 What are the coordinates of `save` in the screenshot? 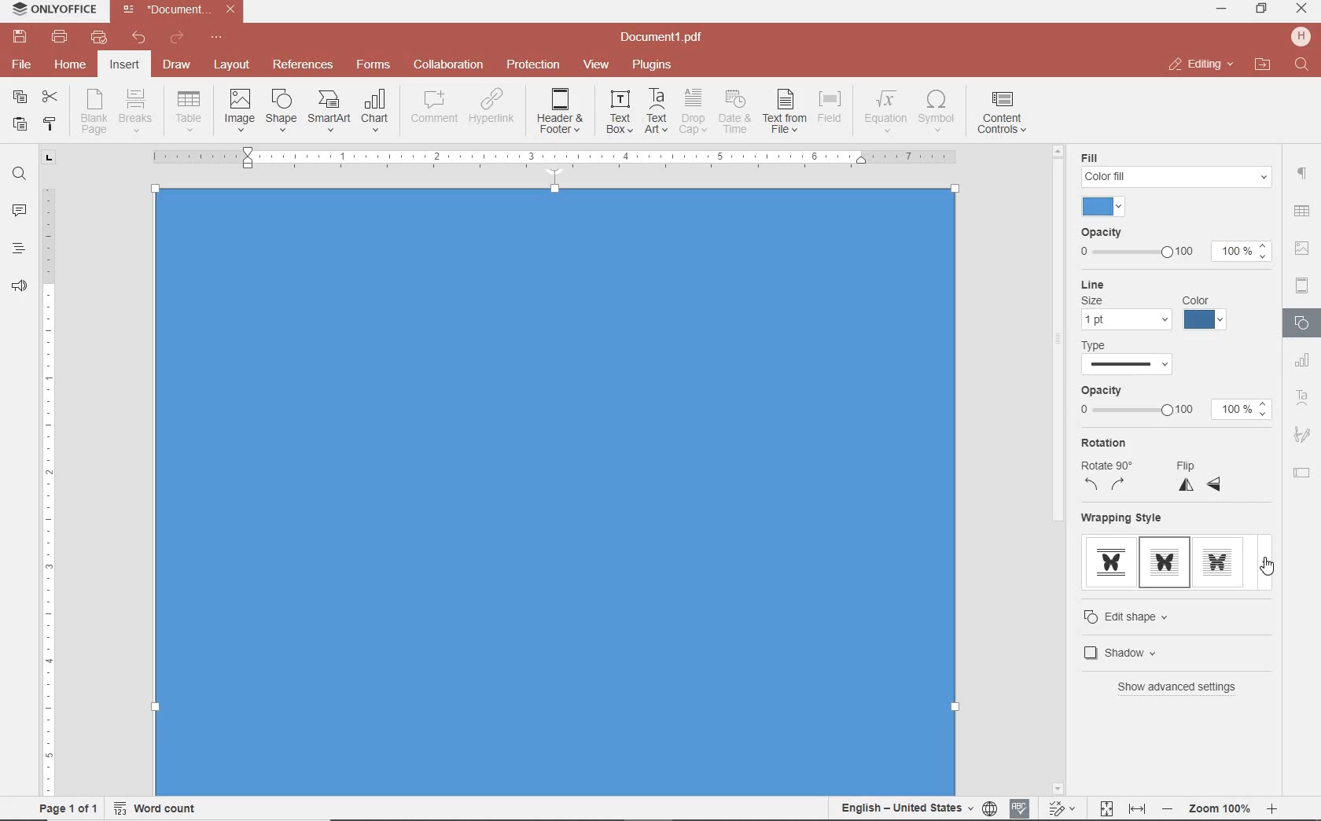 It's located at (18, 37).